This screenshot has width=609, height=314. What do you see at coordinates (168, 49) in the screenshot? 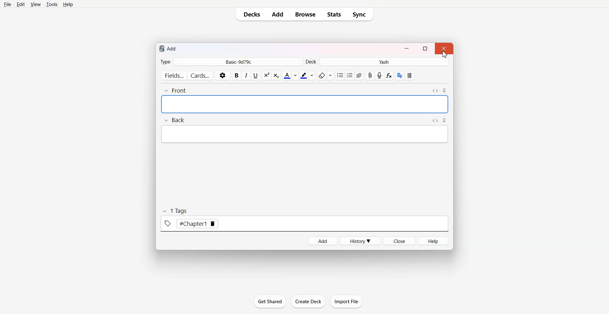
I see `add` at bounding box center [168, 49].